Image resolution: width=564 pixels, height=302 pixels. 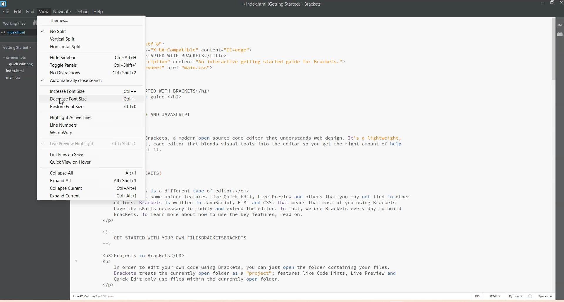 What do you see at coordinates (15, 57) in the screenshot?
I see `Screenshots` at bounding box center [15, 57].